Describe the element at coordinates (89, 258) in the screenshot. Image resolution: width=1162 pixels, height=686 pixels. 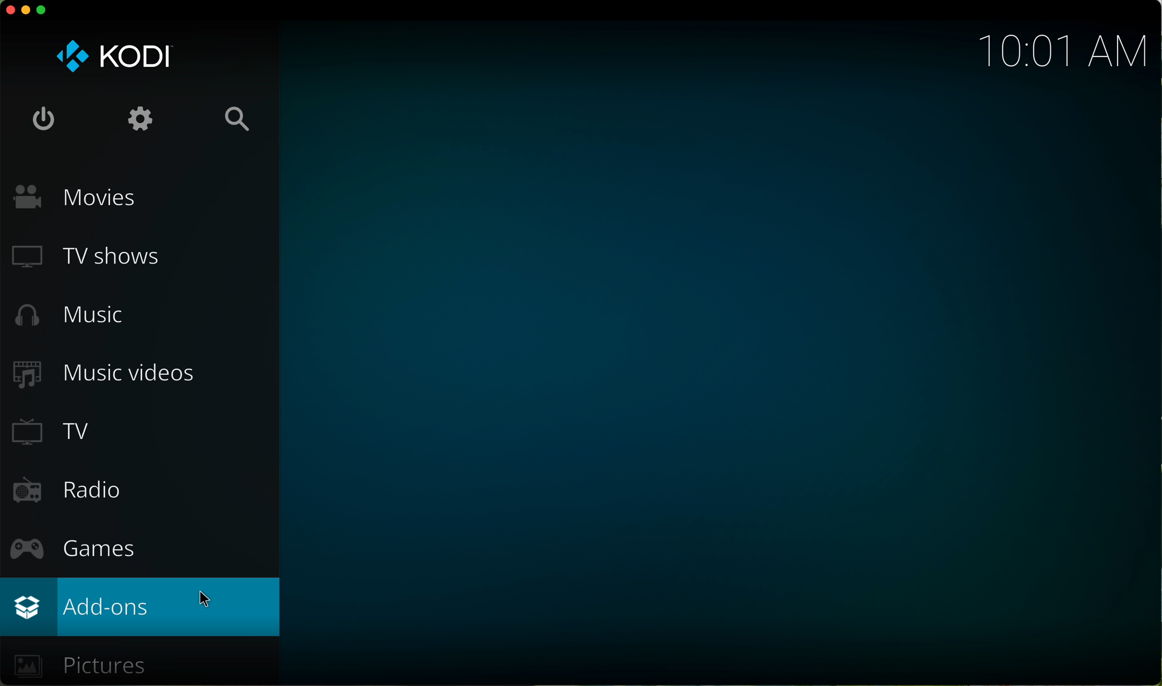
I see `TV shows` at that location.